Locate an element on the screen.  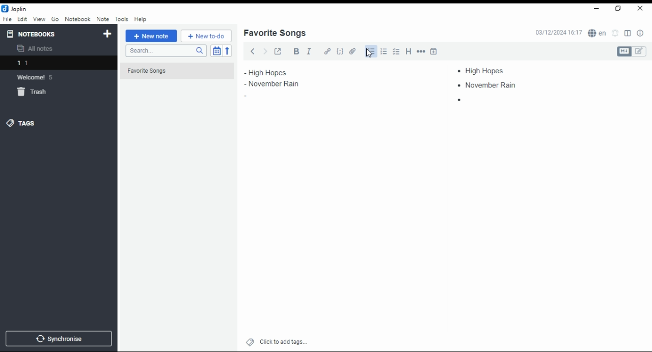
new notebook is located at coordinates (107, 34).